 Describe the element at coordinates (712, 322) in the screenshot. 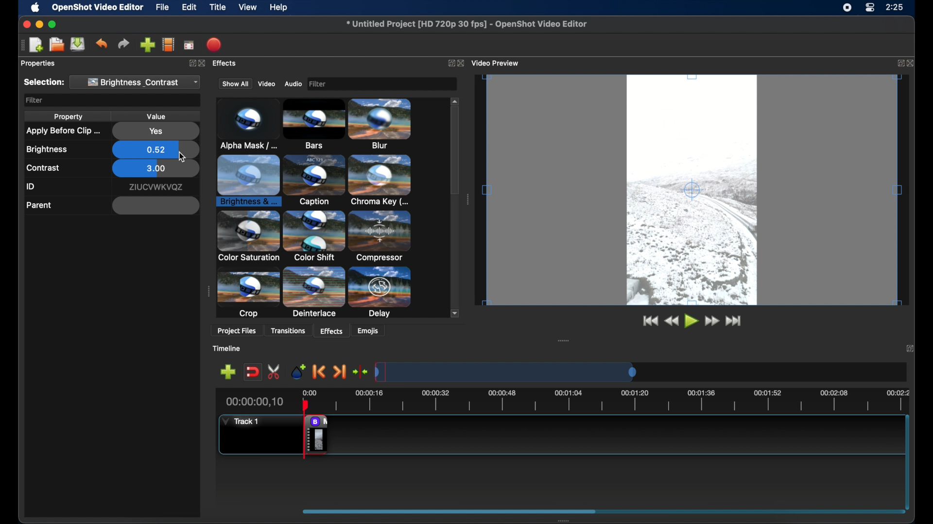

I see `fast for` at that location.